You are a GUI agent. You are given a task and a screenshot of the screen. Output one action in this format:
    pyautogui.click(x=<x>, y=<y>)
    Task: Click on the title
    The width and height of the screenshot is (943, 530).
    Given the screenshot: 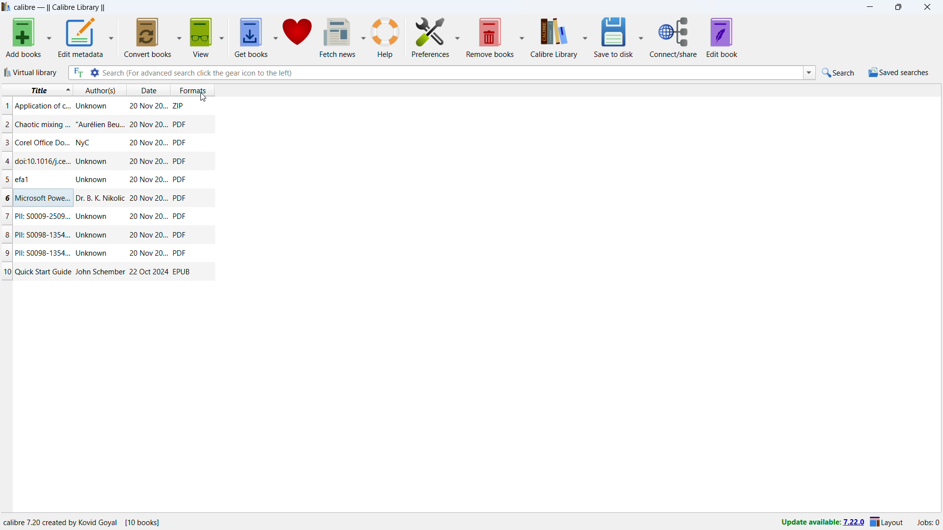 What is the action you would take?
    pyautogui.click(x=43, y=252)
    